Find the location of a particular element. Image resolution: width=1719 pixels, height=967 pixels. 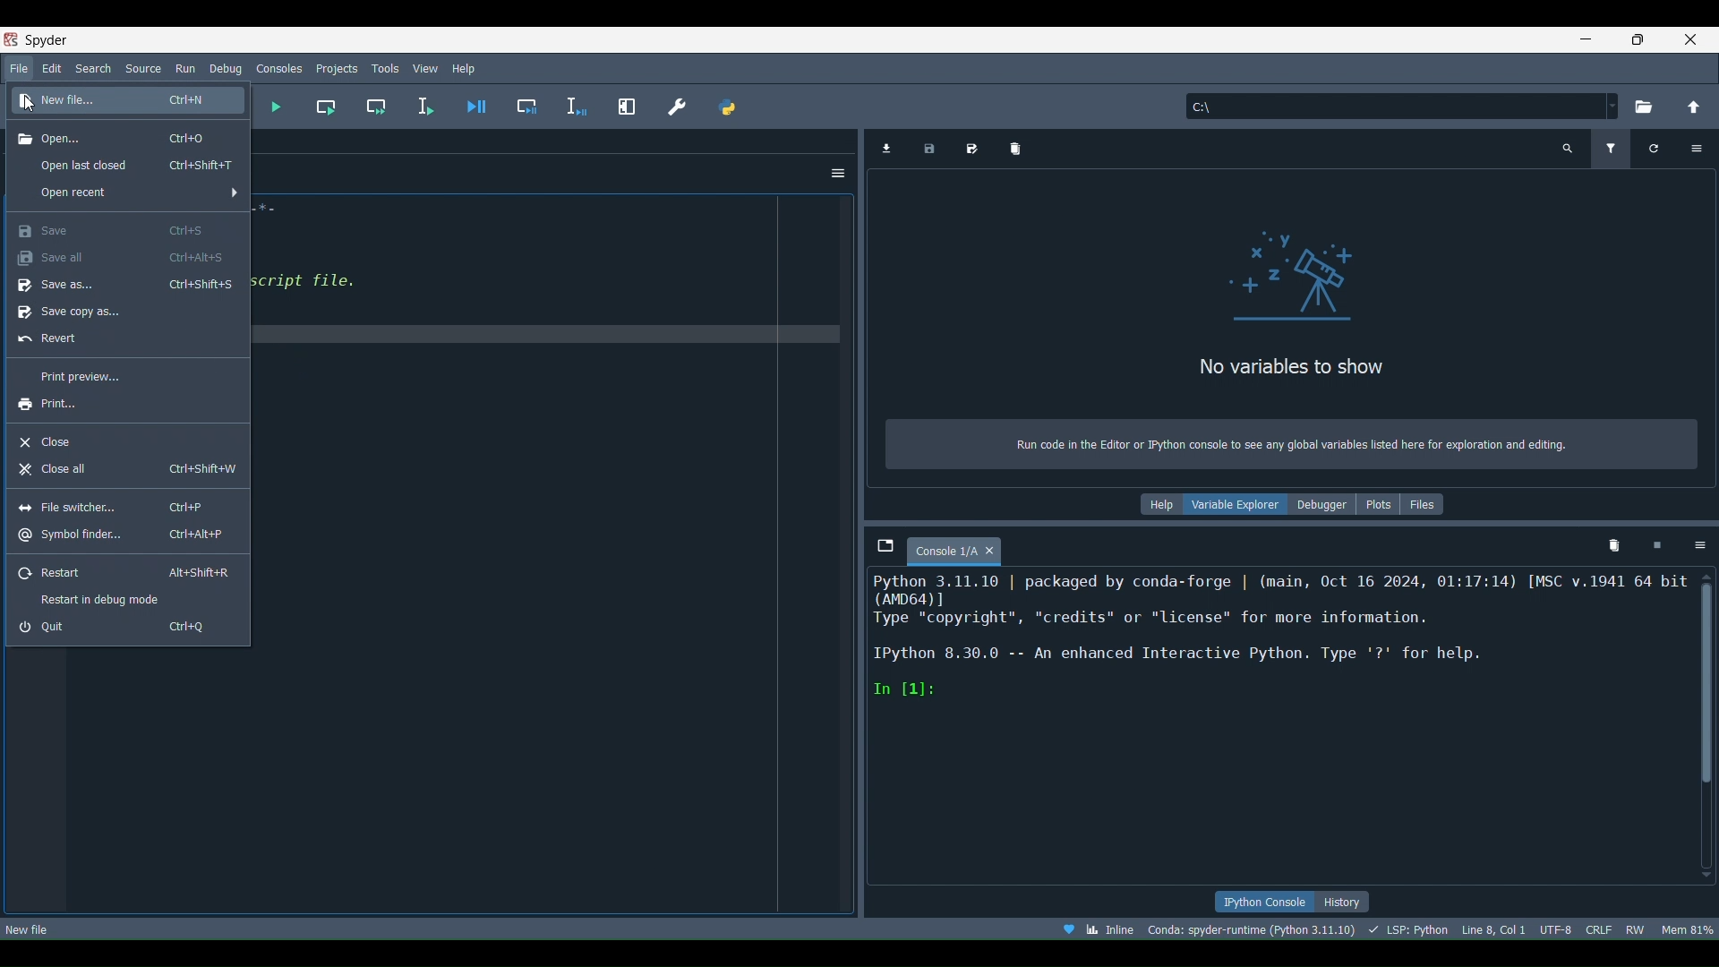

 is located at coordinates (1294, 503).